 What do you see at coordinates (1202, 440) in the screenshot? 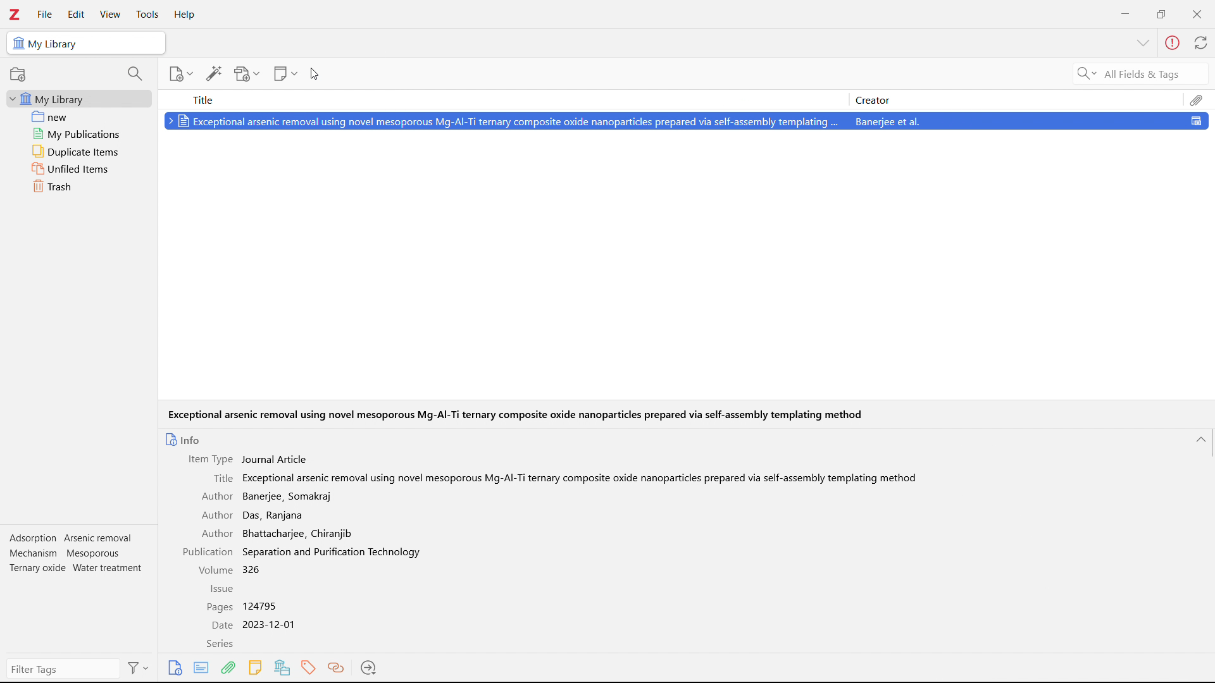
I see `collapse info` at bounding box center [1202, 440].